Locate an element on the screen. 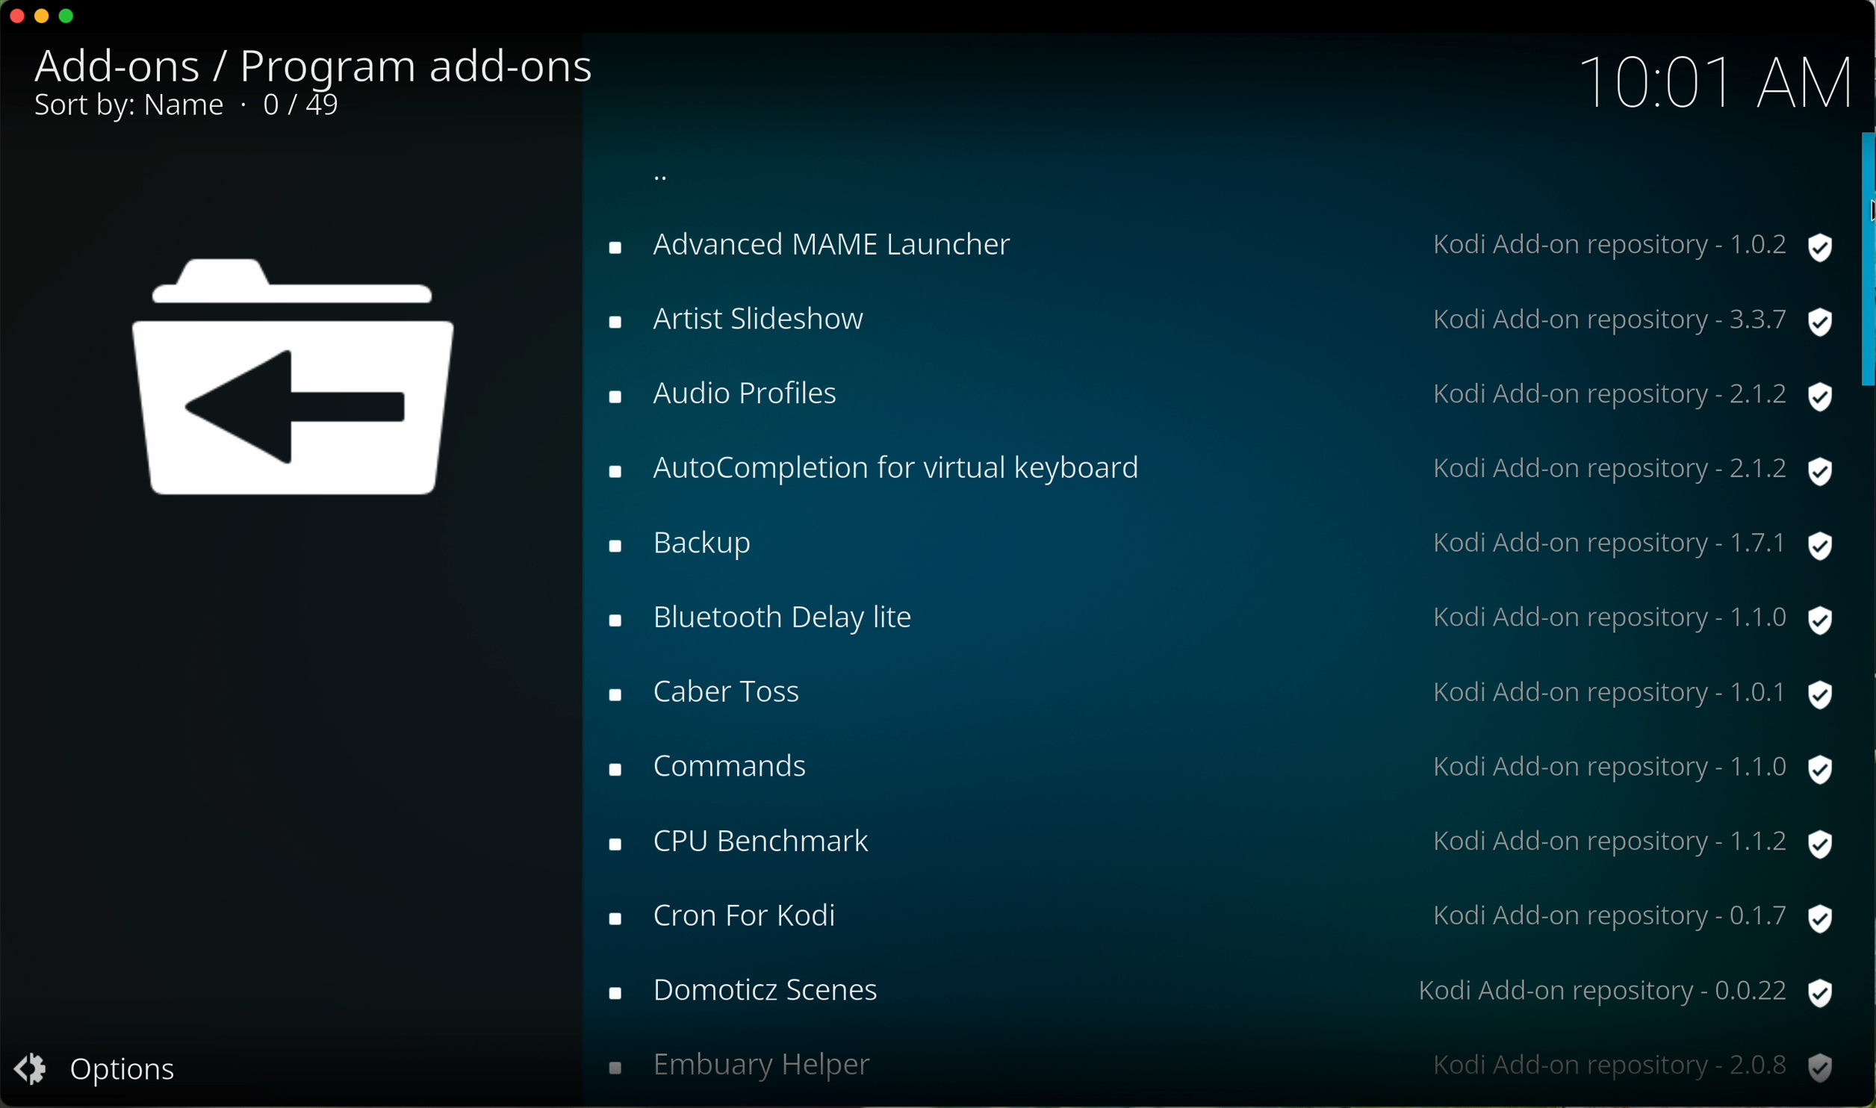 The height and width of the screenshot is (1108, 1876). minimize is located at coordinates (42, 21).